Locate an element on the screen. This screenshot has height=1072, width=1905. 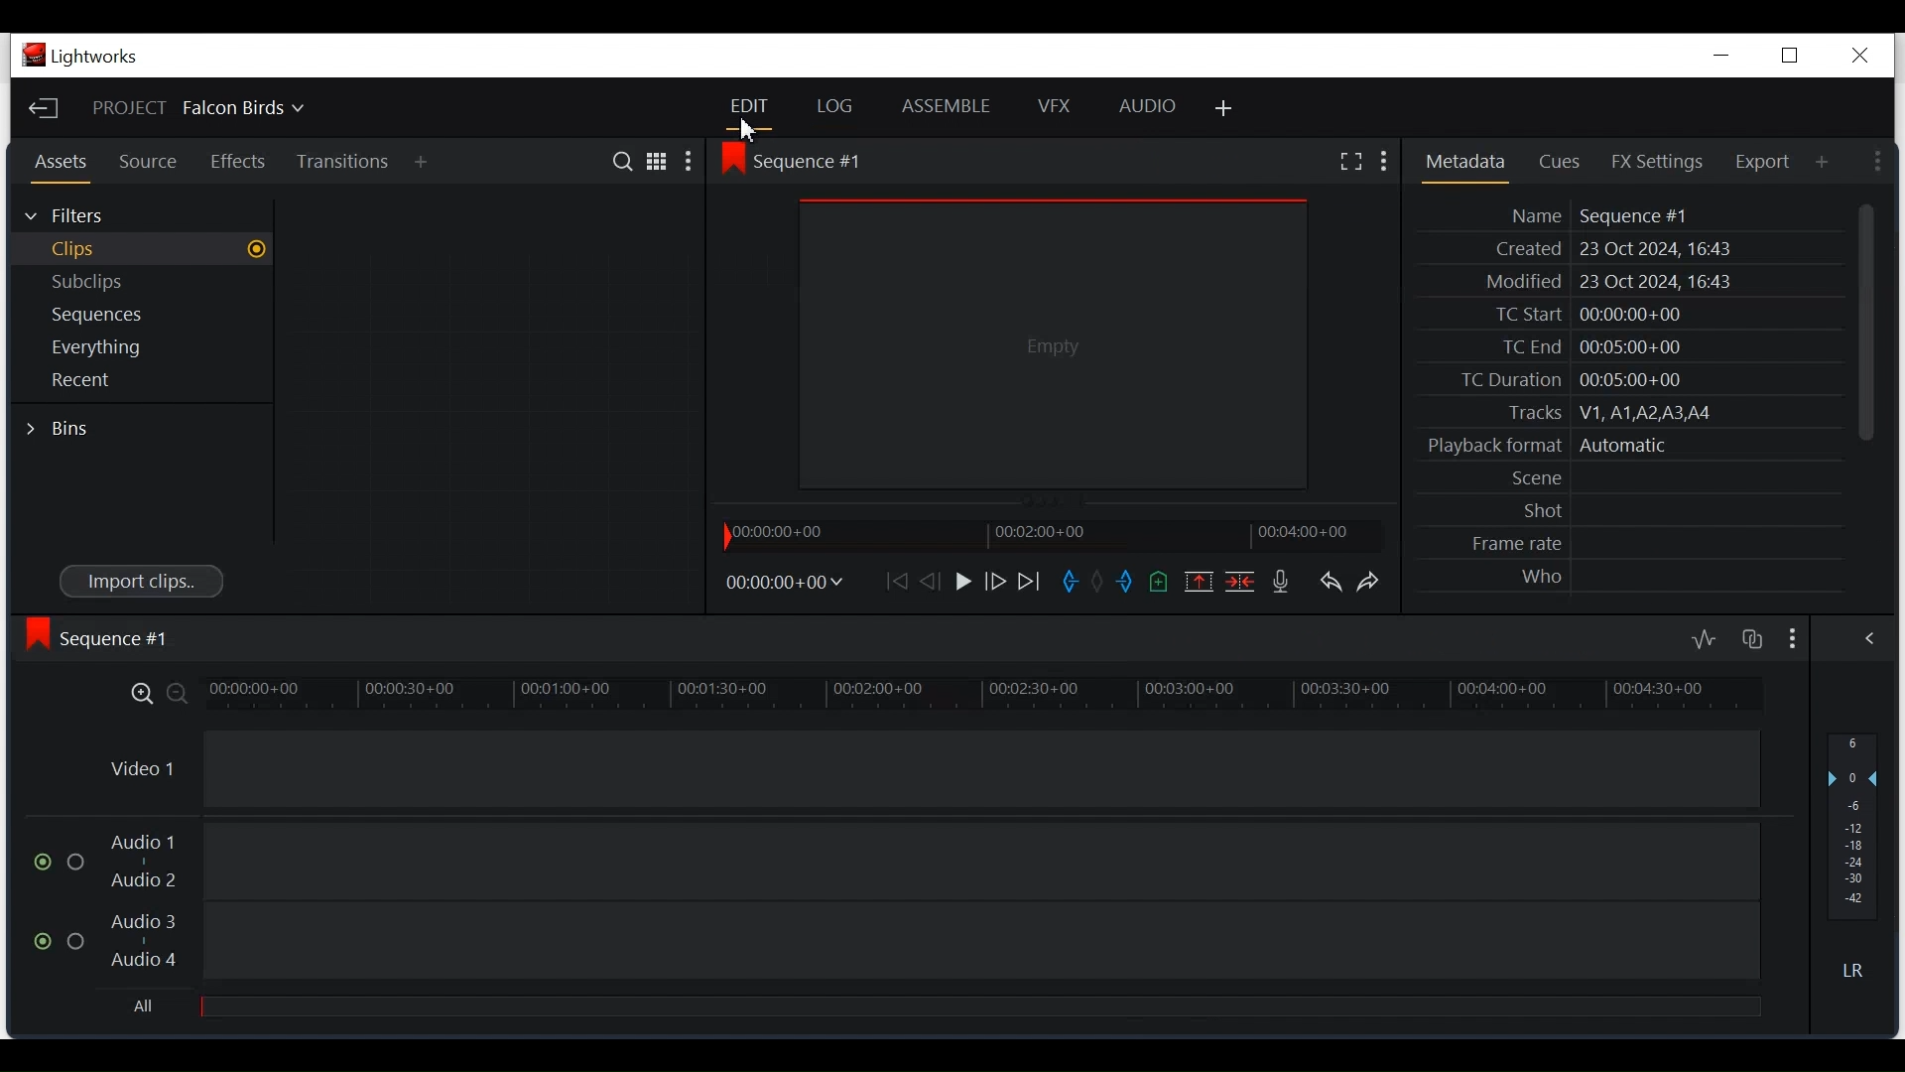
Effects is located at coordinates (237, 160).